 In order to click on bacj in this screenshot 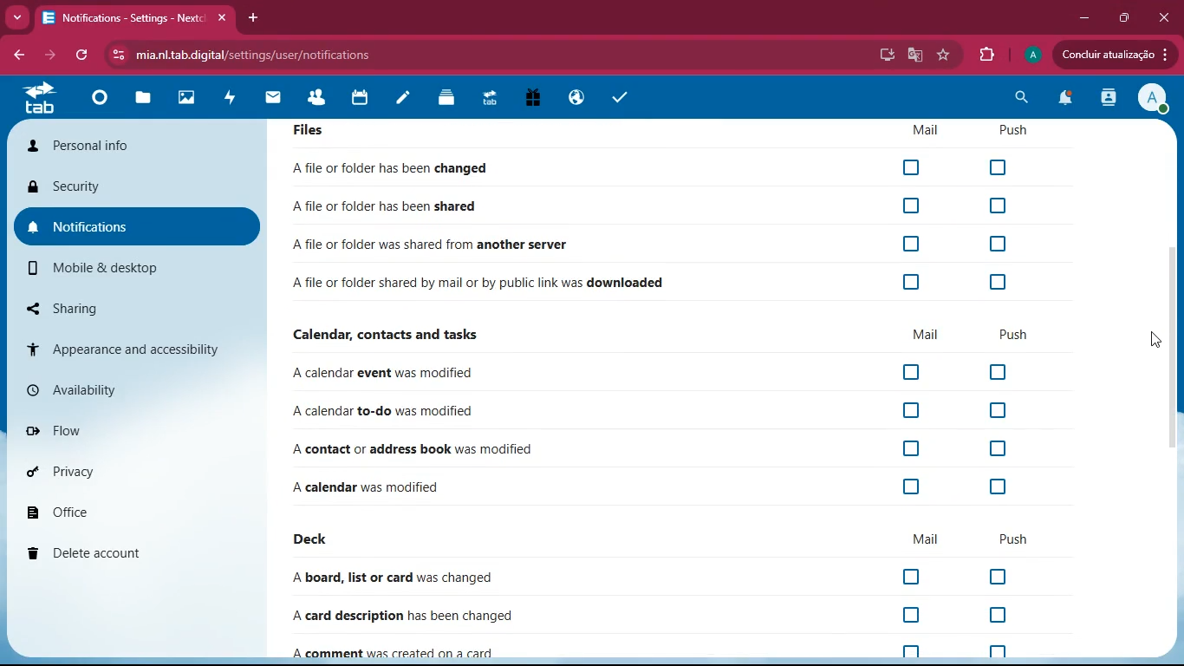, I will do `click(17, 57)`.